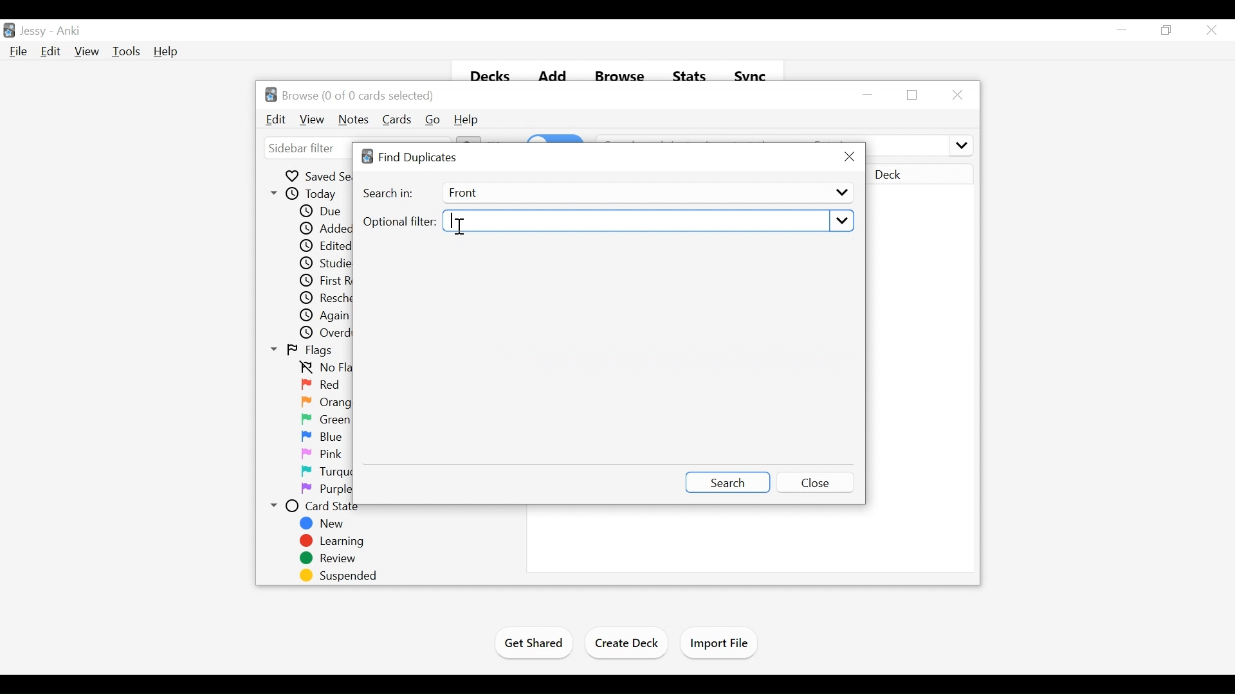 The width and height of the screenshot is (1235, 694). What do you see at coordinates (389, 194) in the screenshot?
I see `Search In` at bounding box center [389, 194].